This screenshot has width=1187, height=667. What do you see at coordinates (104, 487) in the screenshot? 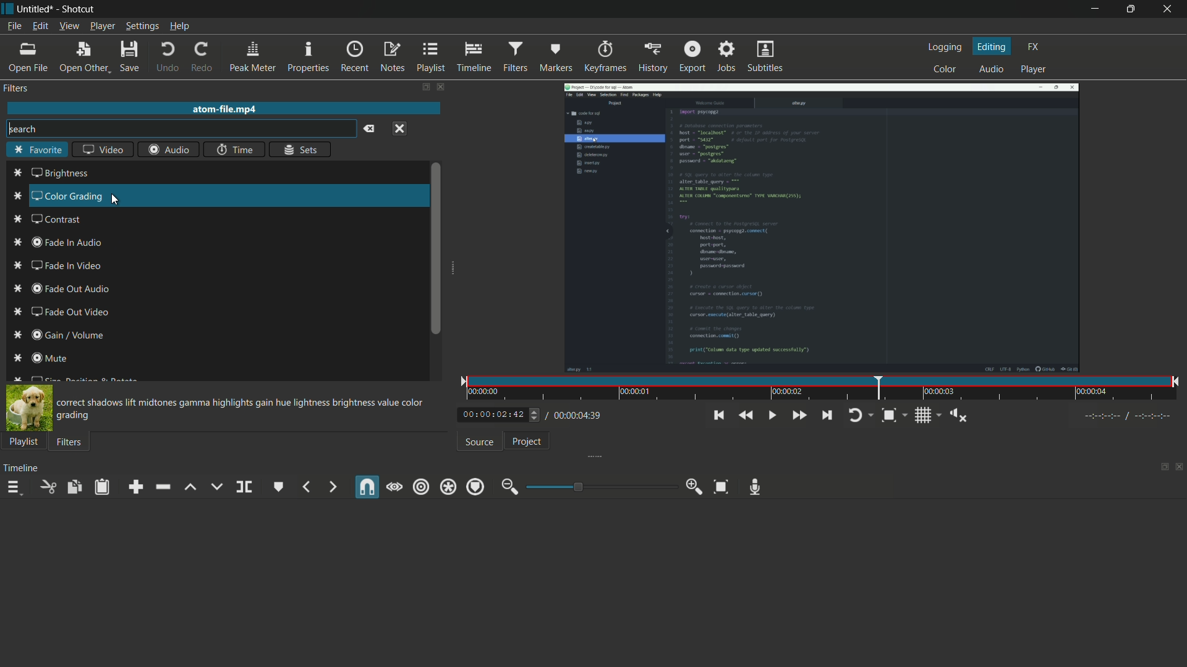
I see `paste` at bounding box center [104, 487].